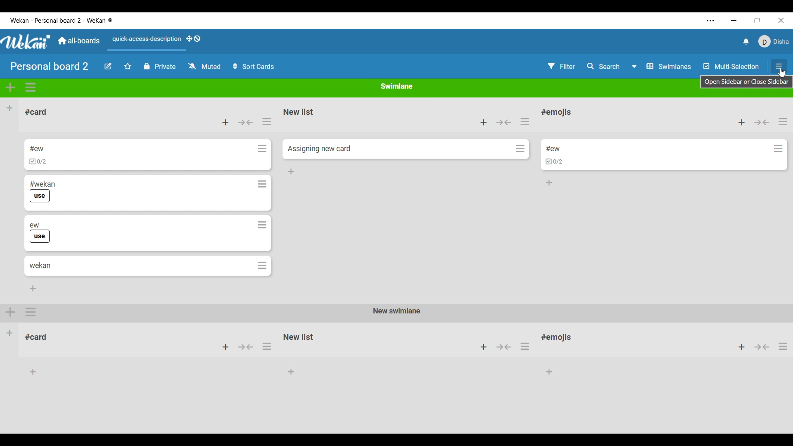  I want to click on Search, so click(603, 66).